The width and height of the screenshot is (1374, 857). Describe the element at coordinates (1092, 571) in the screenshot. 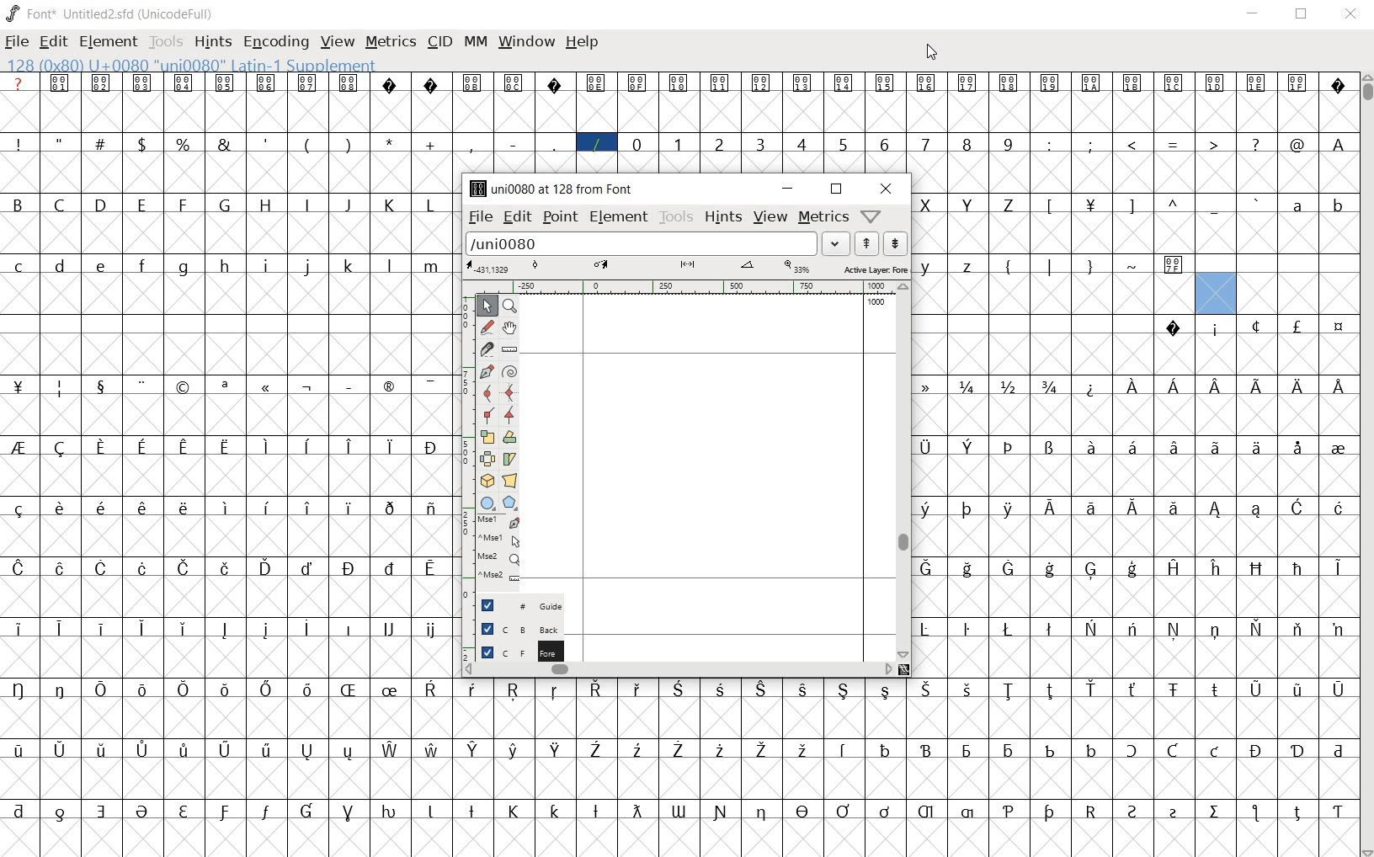

I see `glyph` at that location.